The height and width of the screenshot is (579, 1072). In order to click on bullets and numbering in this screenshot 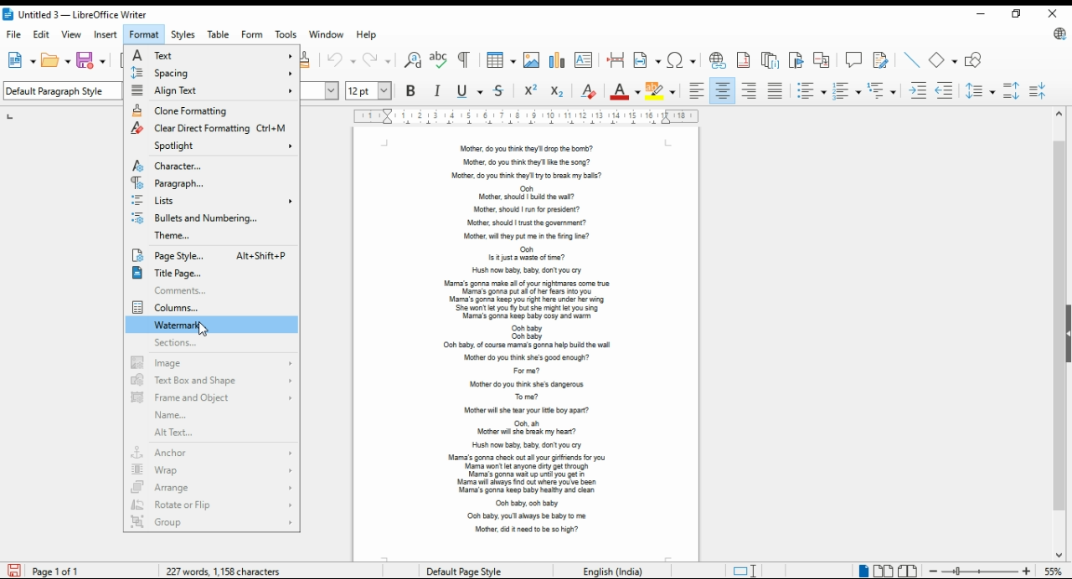, I will do `click(214, 218)`.